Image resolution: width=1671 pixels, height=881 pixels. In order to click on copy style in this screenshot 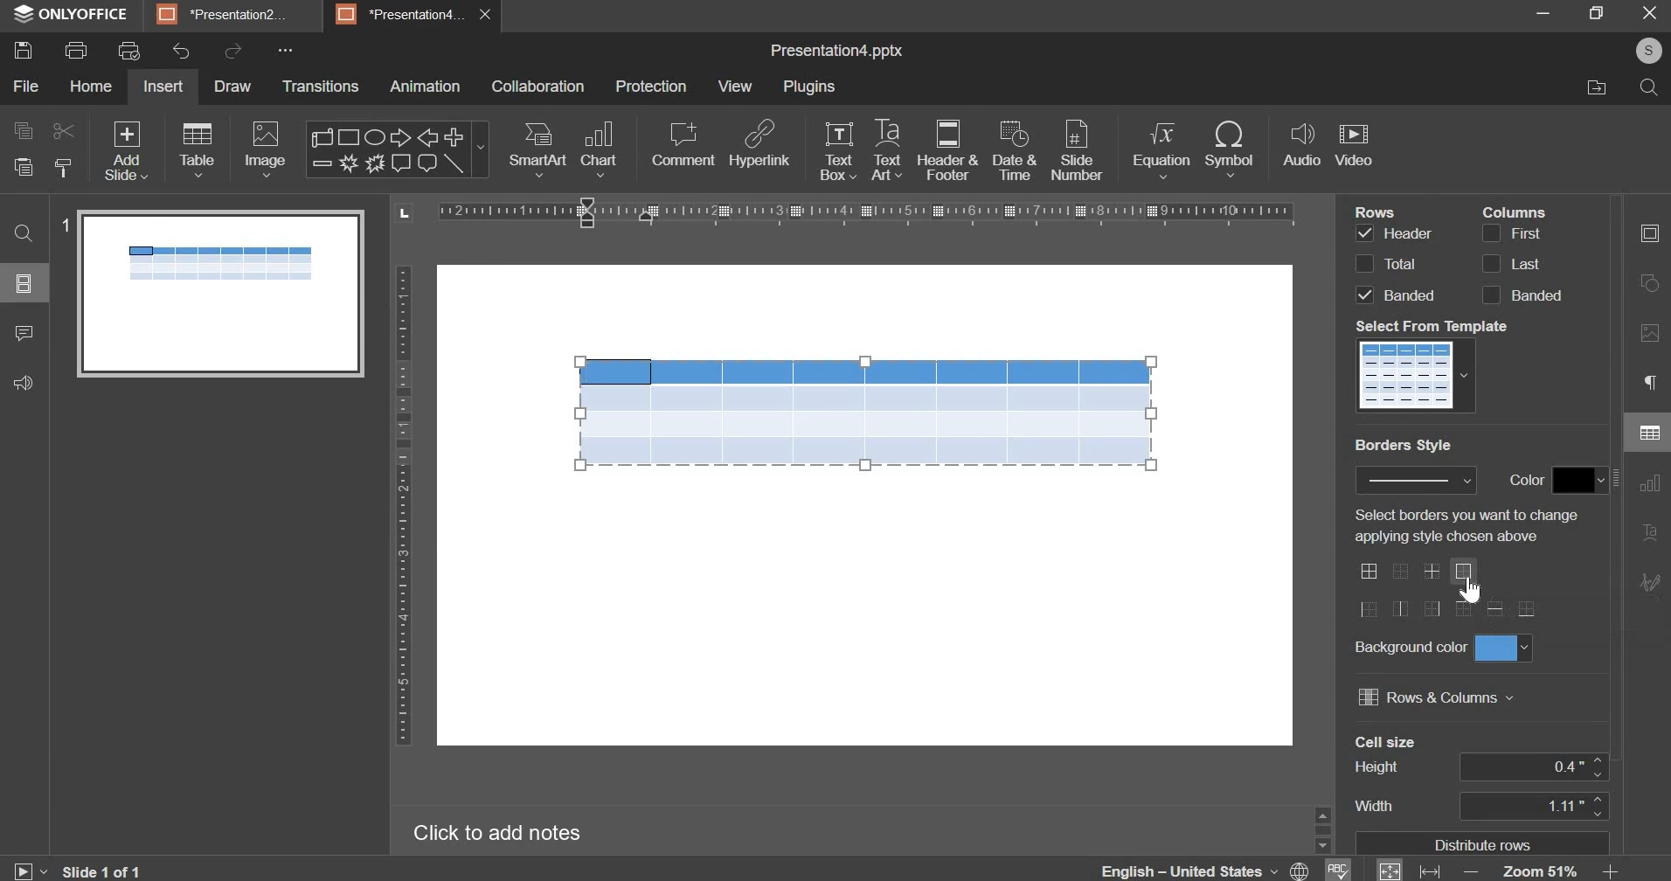, I will do `click(68, 166)`.